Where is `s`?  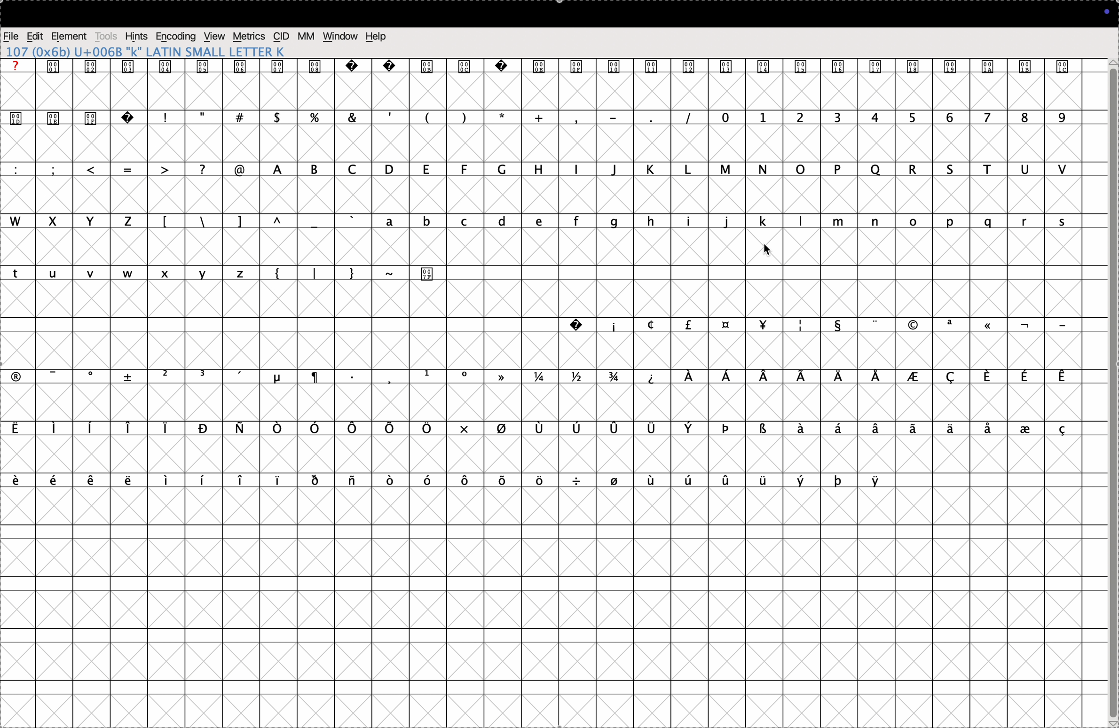
s is located at coordinates (951, 169).